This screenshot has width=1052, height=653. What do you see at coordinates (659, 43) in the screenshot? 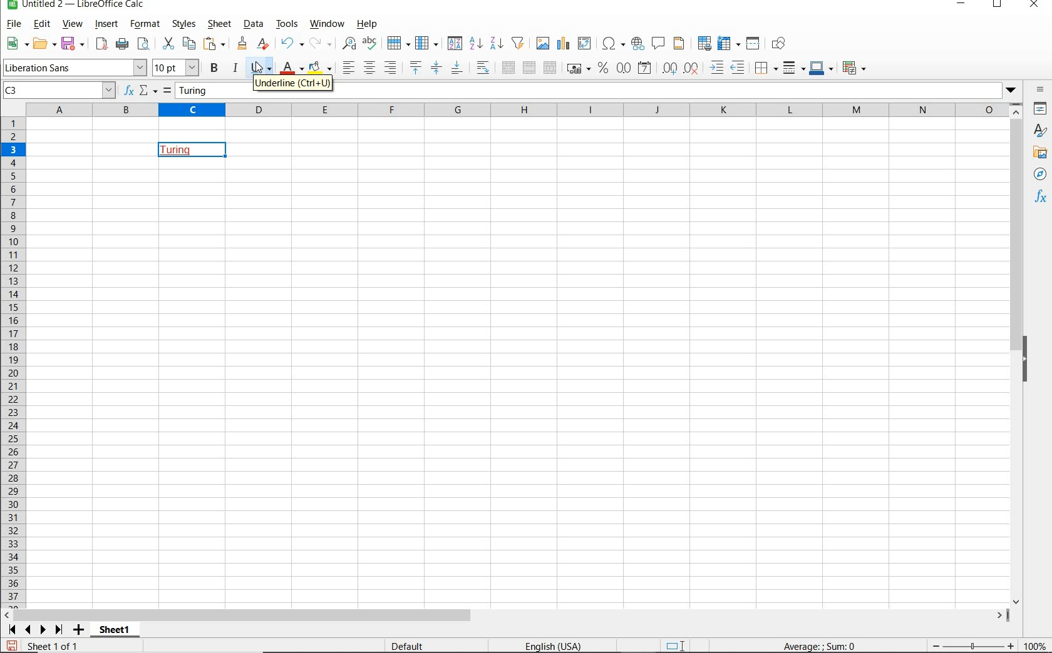
I see `INSERT COMMENT` at bounding box center [659, 43].